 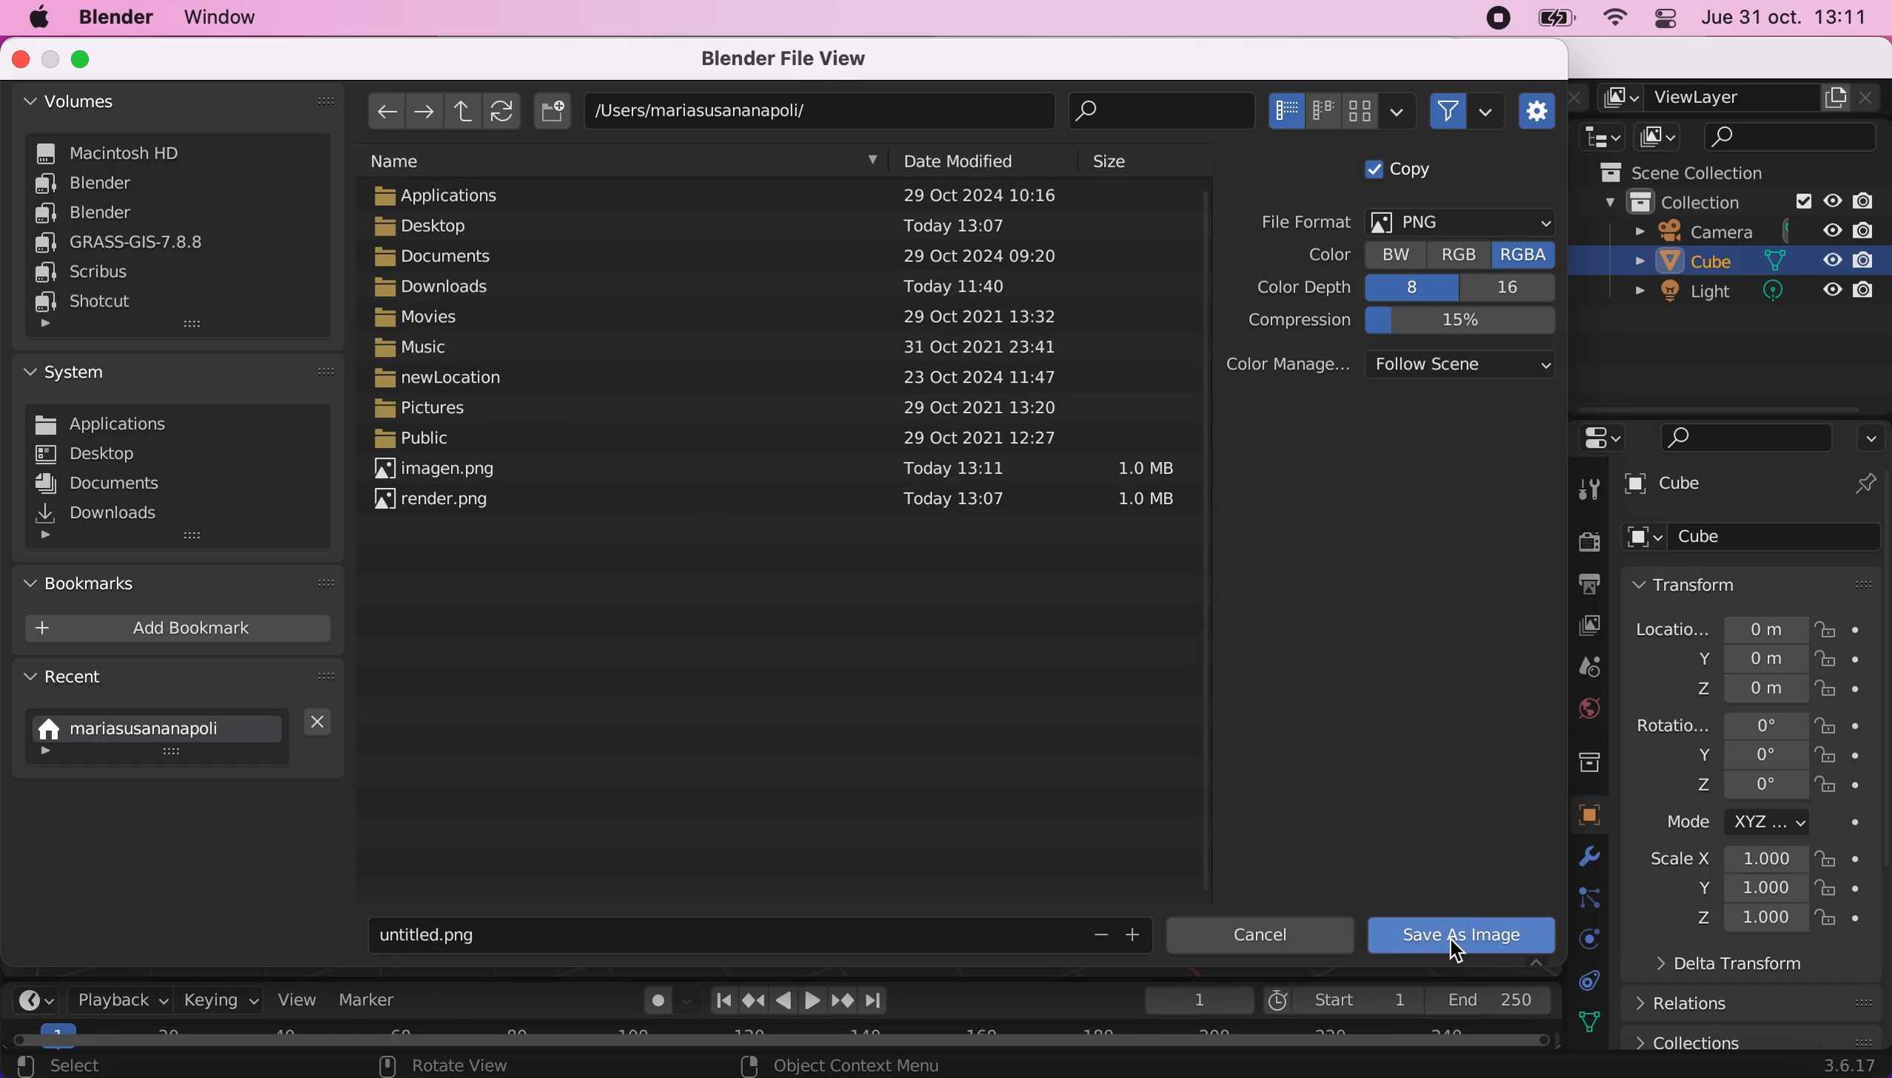 I want to click on battery, so click(x=1561, y=22).